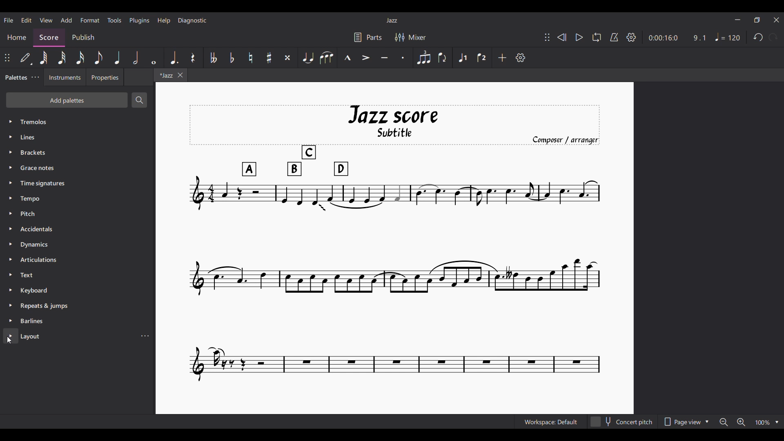 The width and height of the screenshot is (784, 441). What do you see at coordinates (561, 37) in the screenshot?
I see `Rewind` at bounding box center [561, 37].